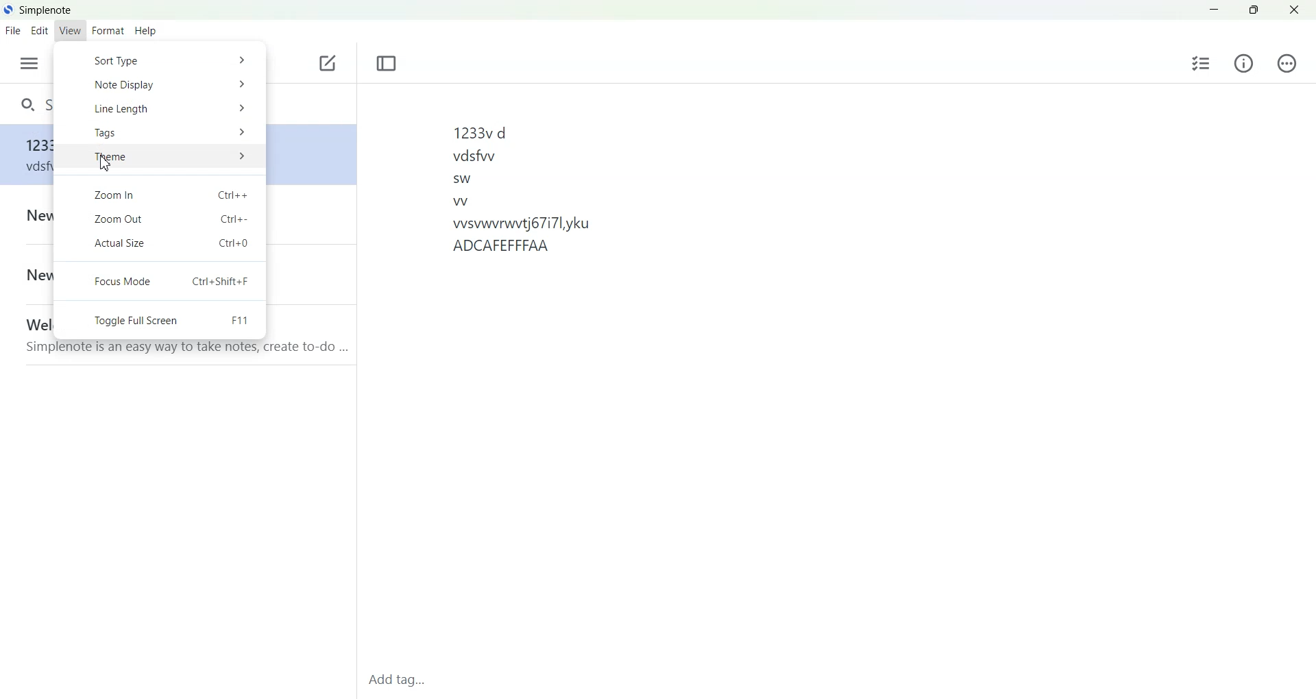 This screenshot has width=1316, height=699. Describe the element at coordinates (29, 63) in the screenshot. I see `open sidebar` at that location.